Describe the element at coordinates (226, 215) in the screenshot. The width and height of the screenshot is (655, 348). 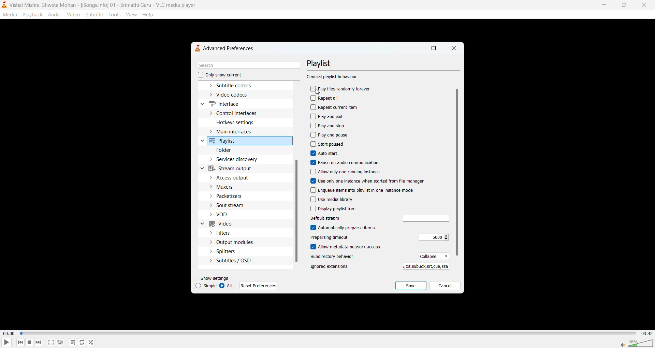
I see `vod` at that location.